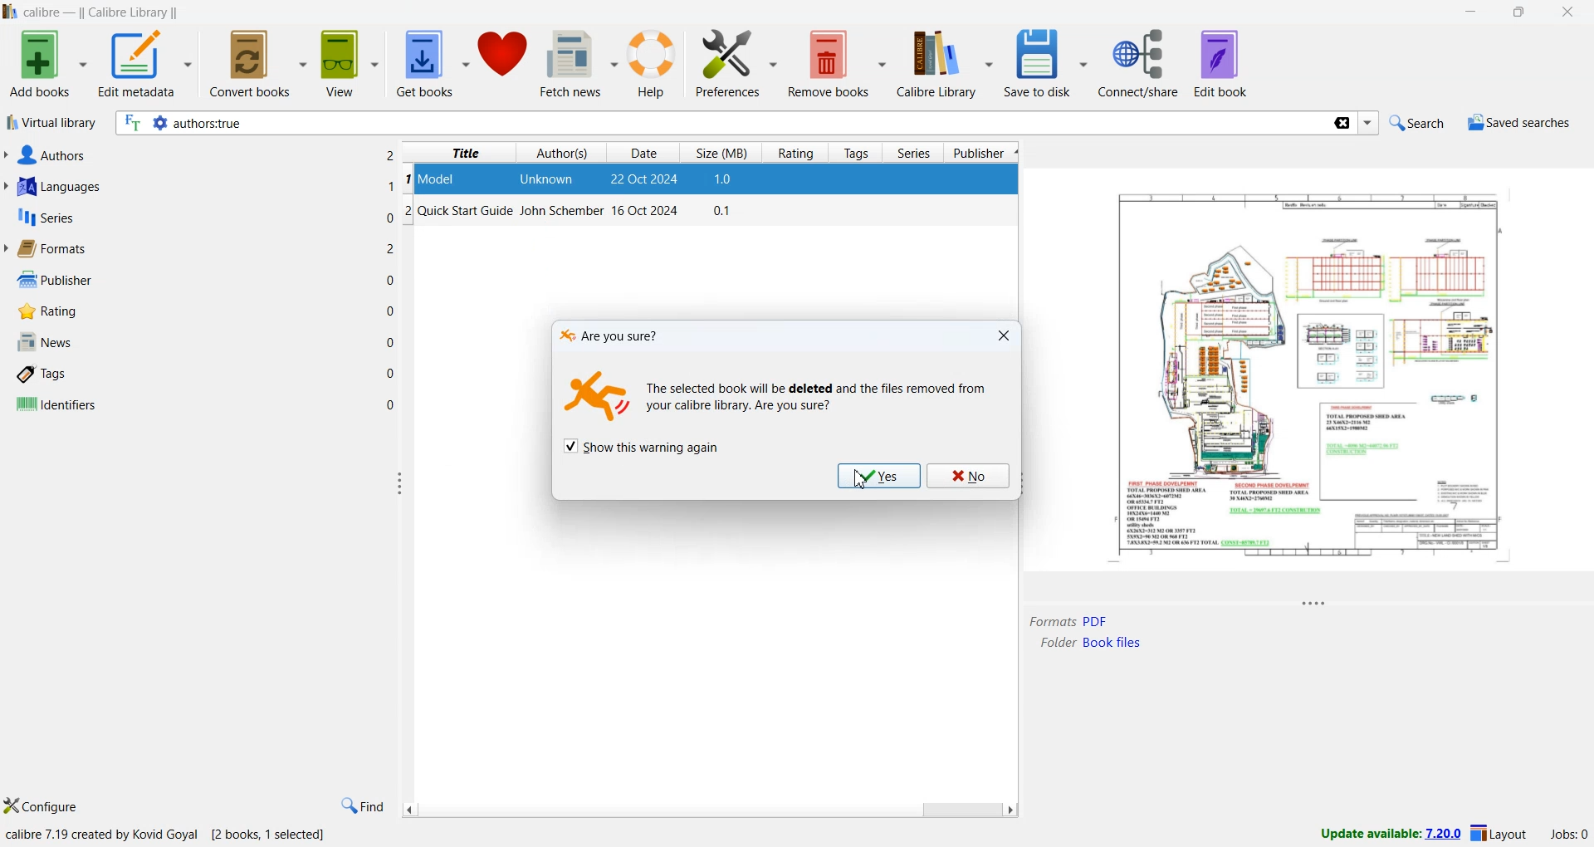 This screenshot has width=1594, height=847. Describe the element at coordinates (51, 280) in the screenshot. I see `publisher` at that location.